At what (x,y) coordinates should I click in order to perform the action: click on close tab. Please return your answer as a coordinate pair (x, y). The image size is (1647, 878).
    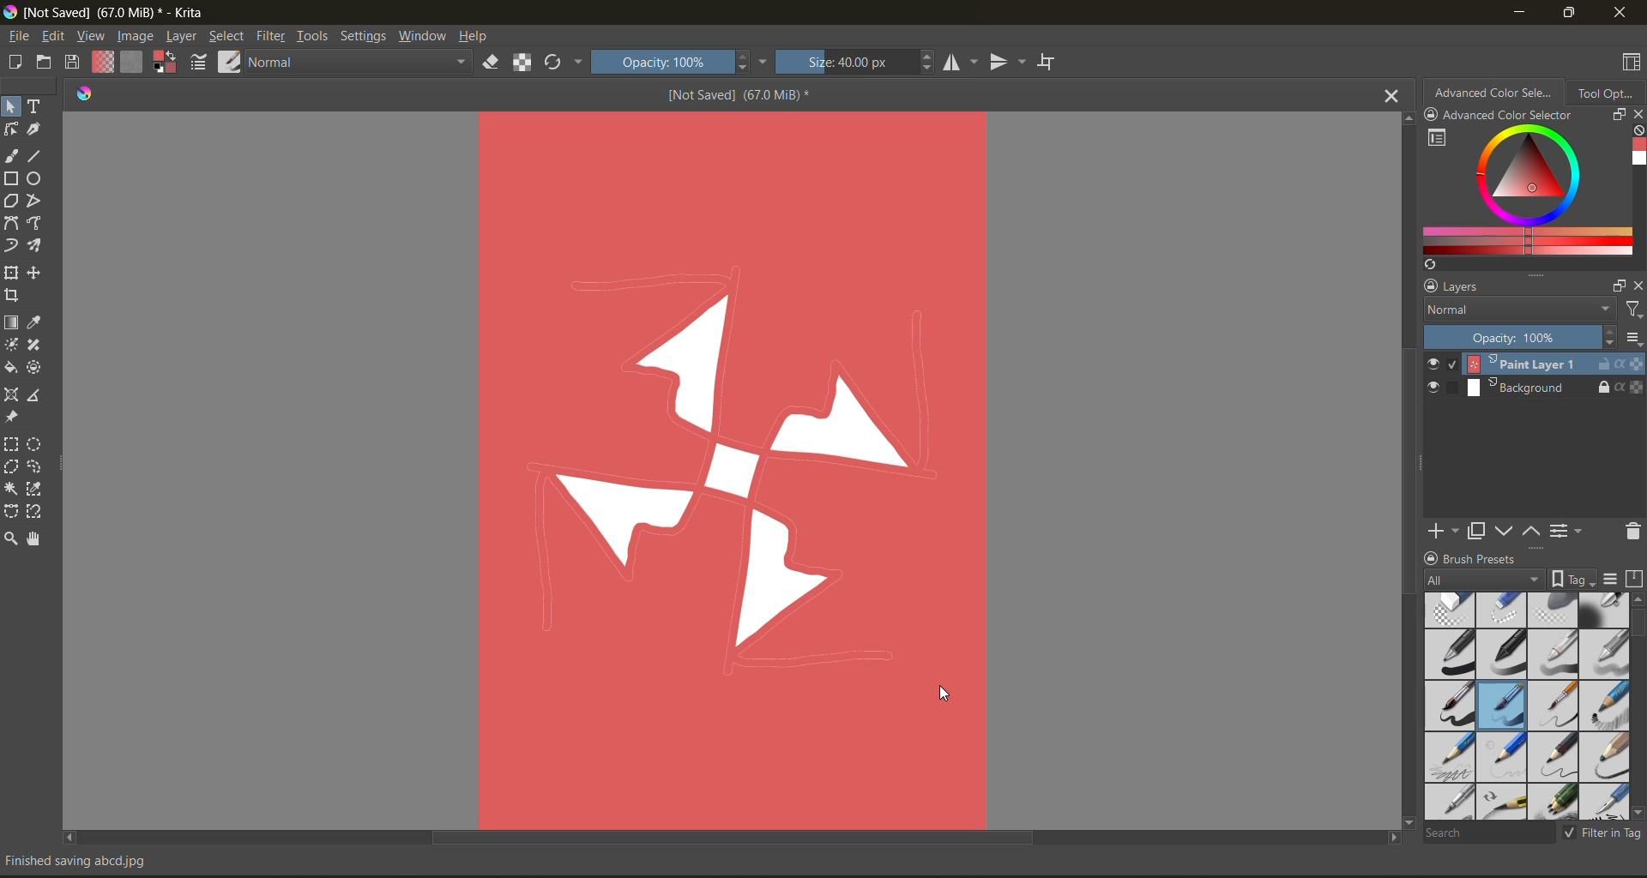
    Looking at the image, I should click on (1387, 99).